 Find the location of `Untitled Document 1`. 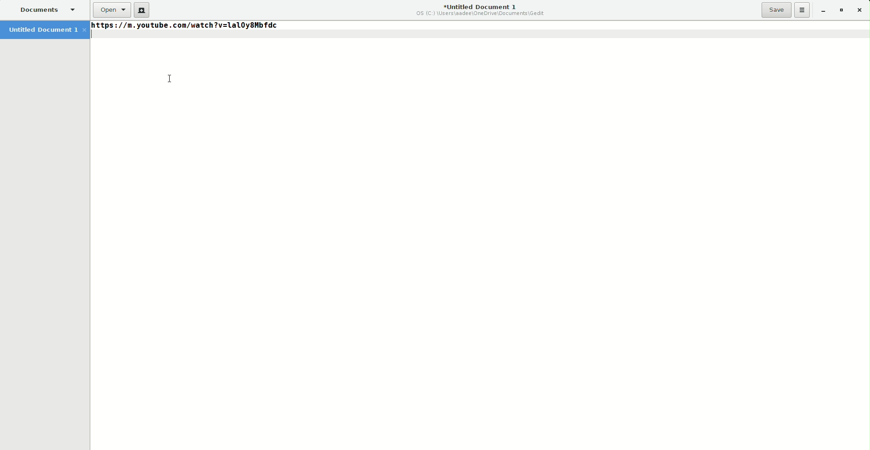

Untitled Document 1 is located at coordinates (481, 9).